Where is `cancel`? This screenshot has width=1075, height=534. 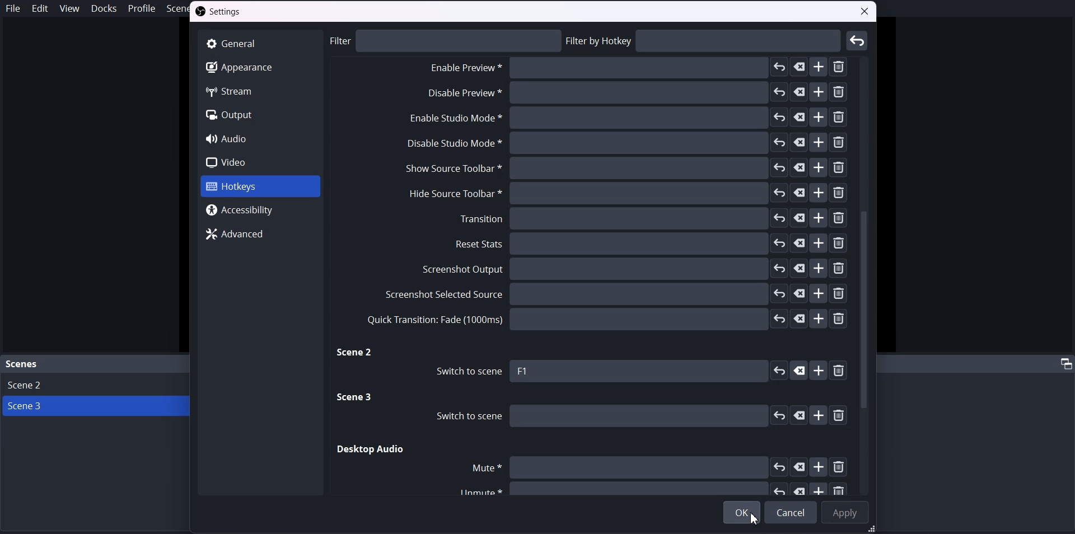 cancel is located at coordinates (799, 370).